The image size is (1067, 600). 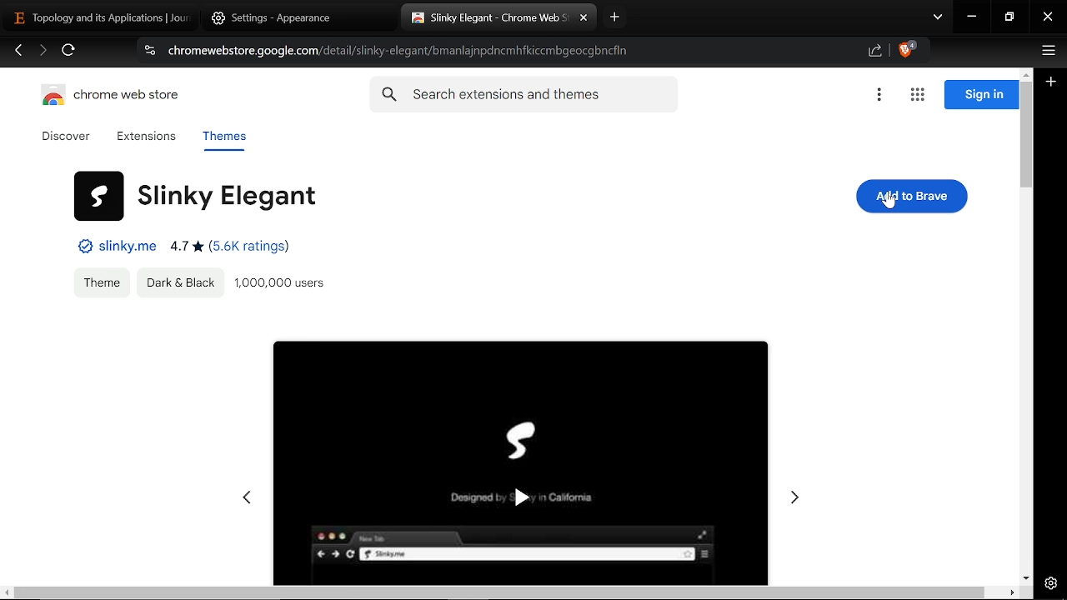 What do you see at coordinates (498, 592) in the screenshot?
I see `scroll bar` at bounding box center [498, 592].